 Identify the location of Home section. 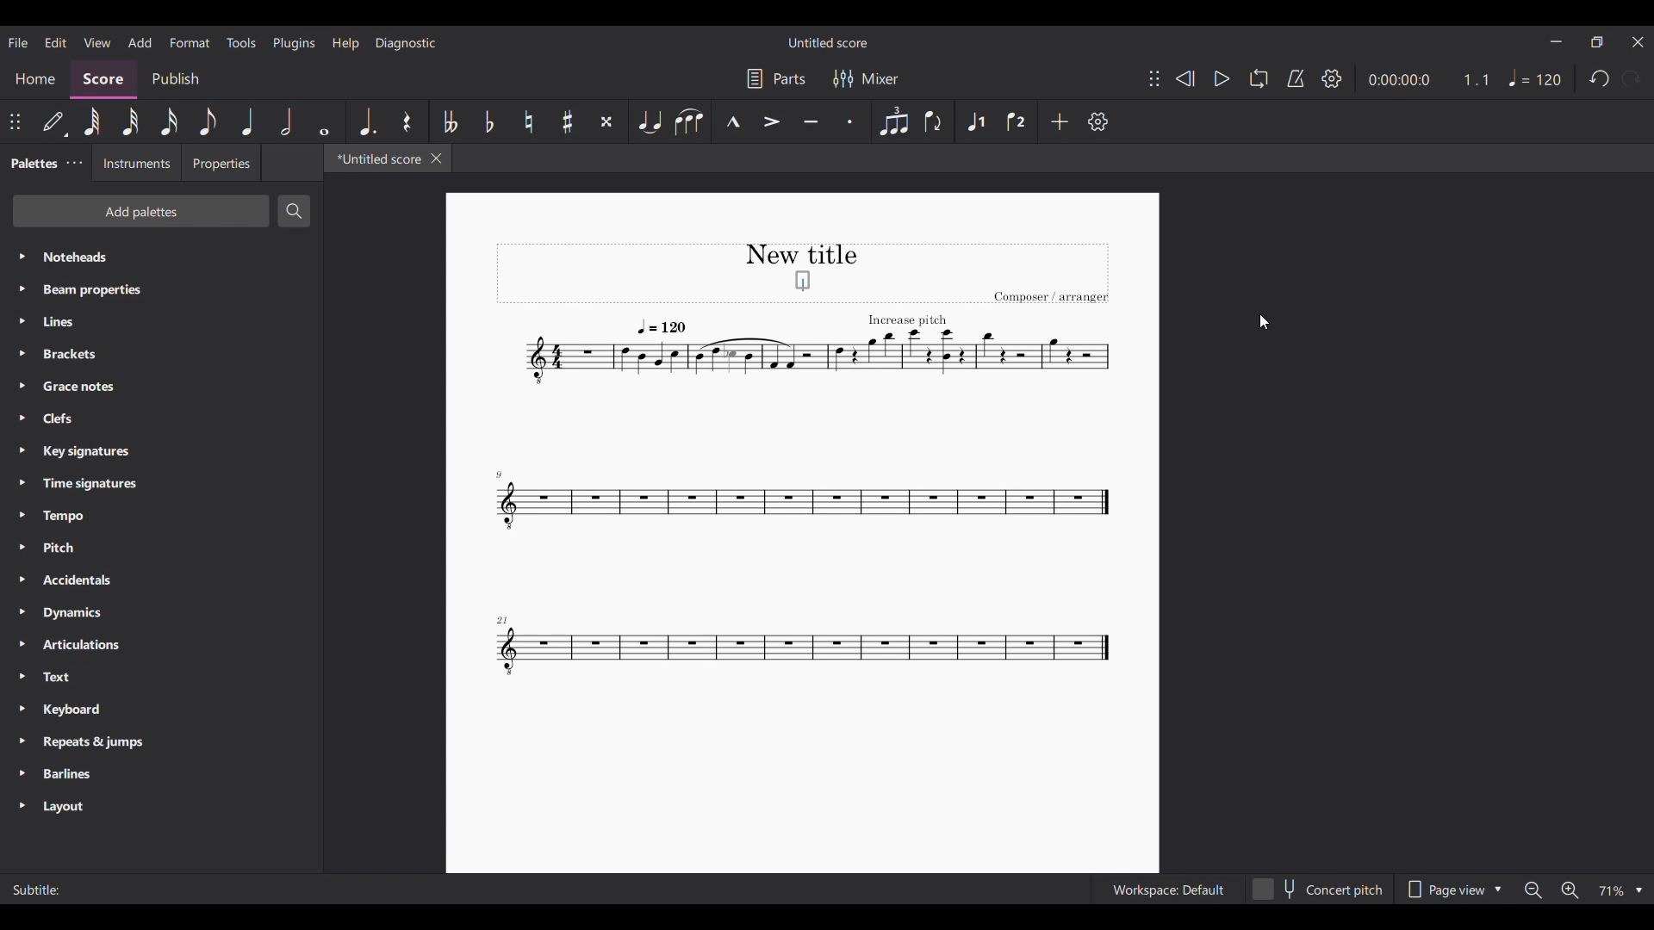
(34, 79).